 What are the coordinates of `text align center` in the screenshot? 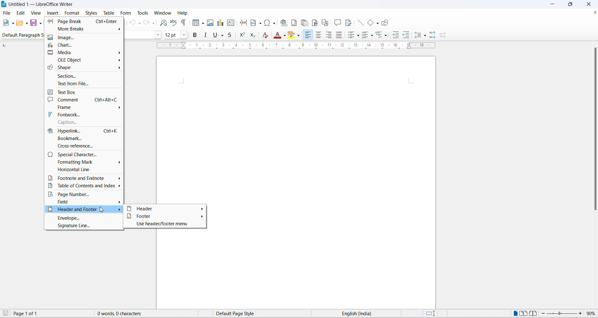 It's located at (329, 35).